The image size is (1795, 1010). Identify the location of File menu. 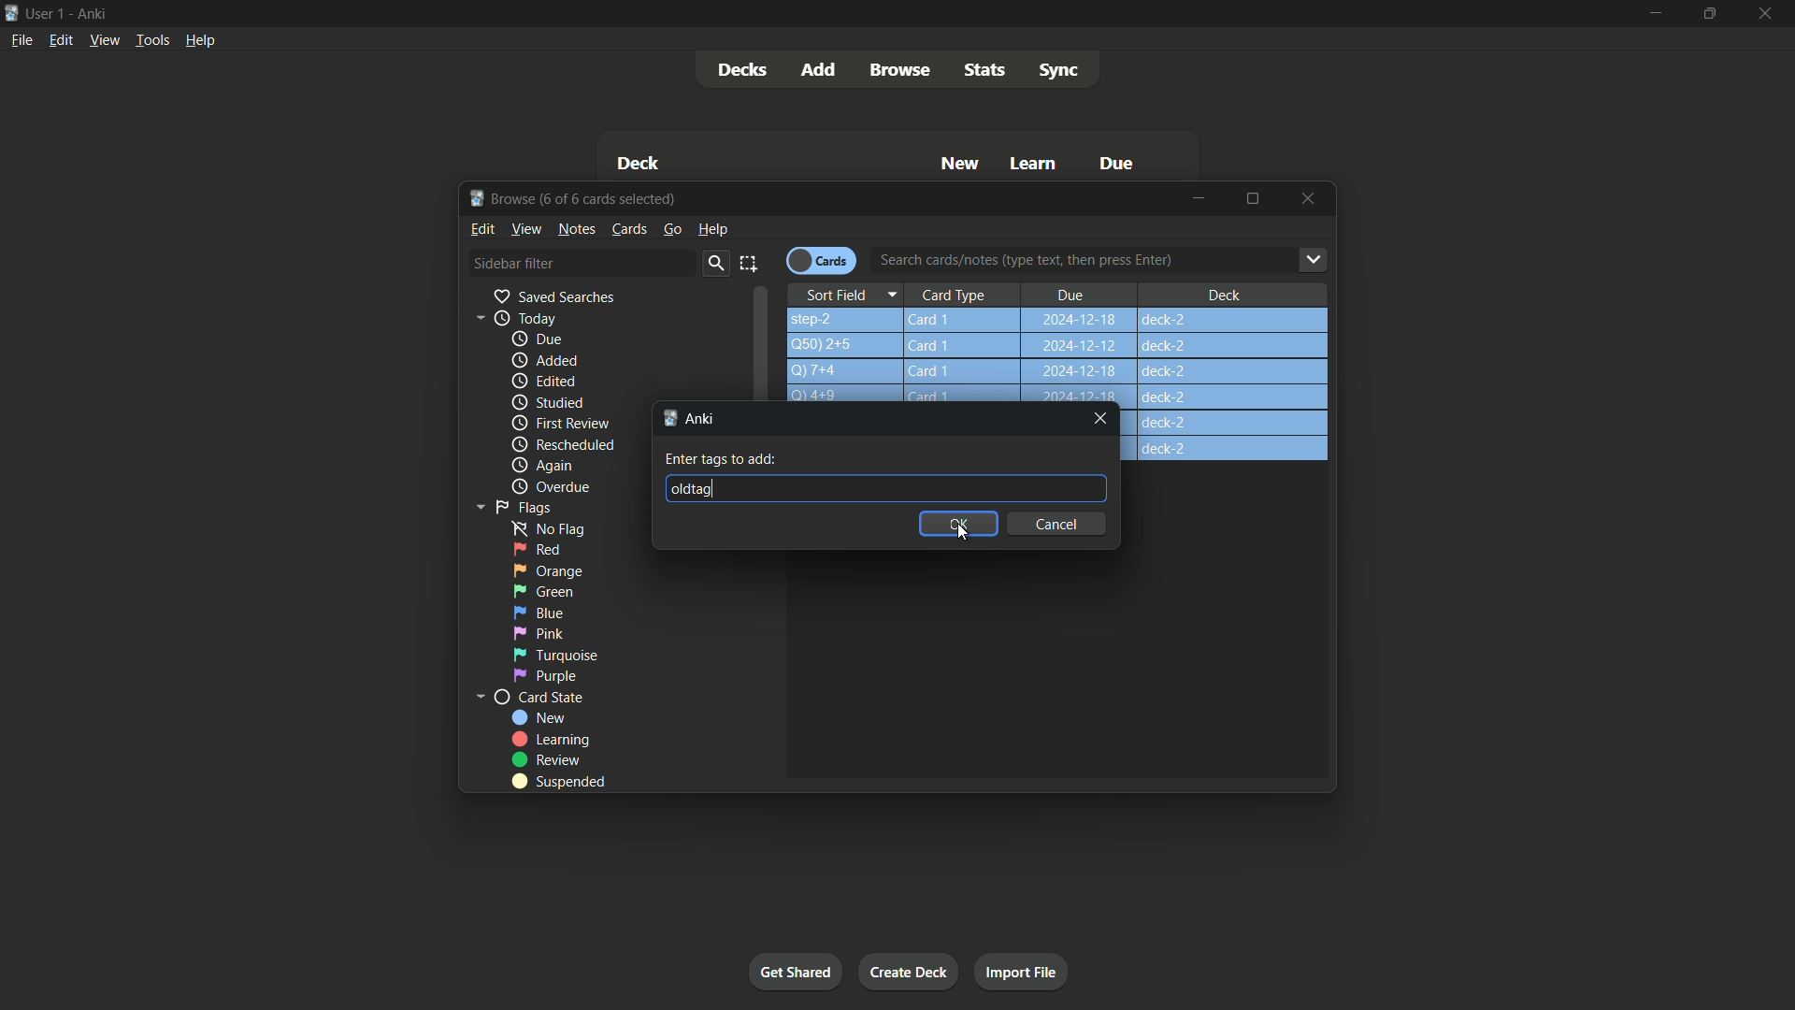
(20, 43).